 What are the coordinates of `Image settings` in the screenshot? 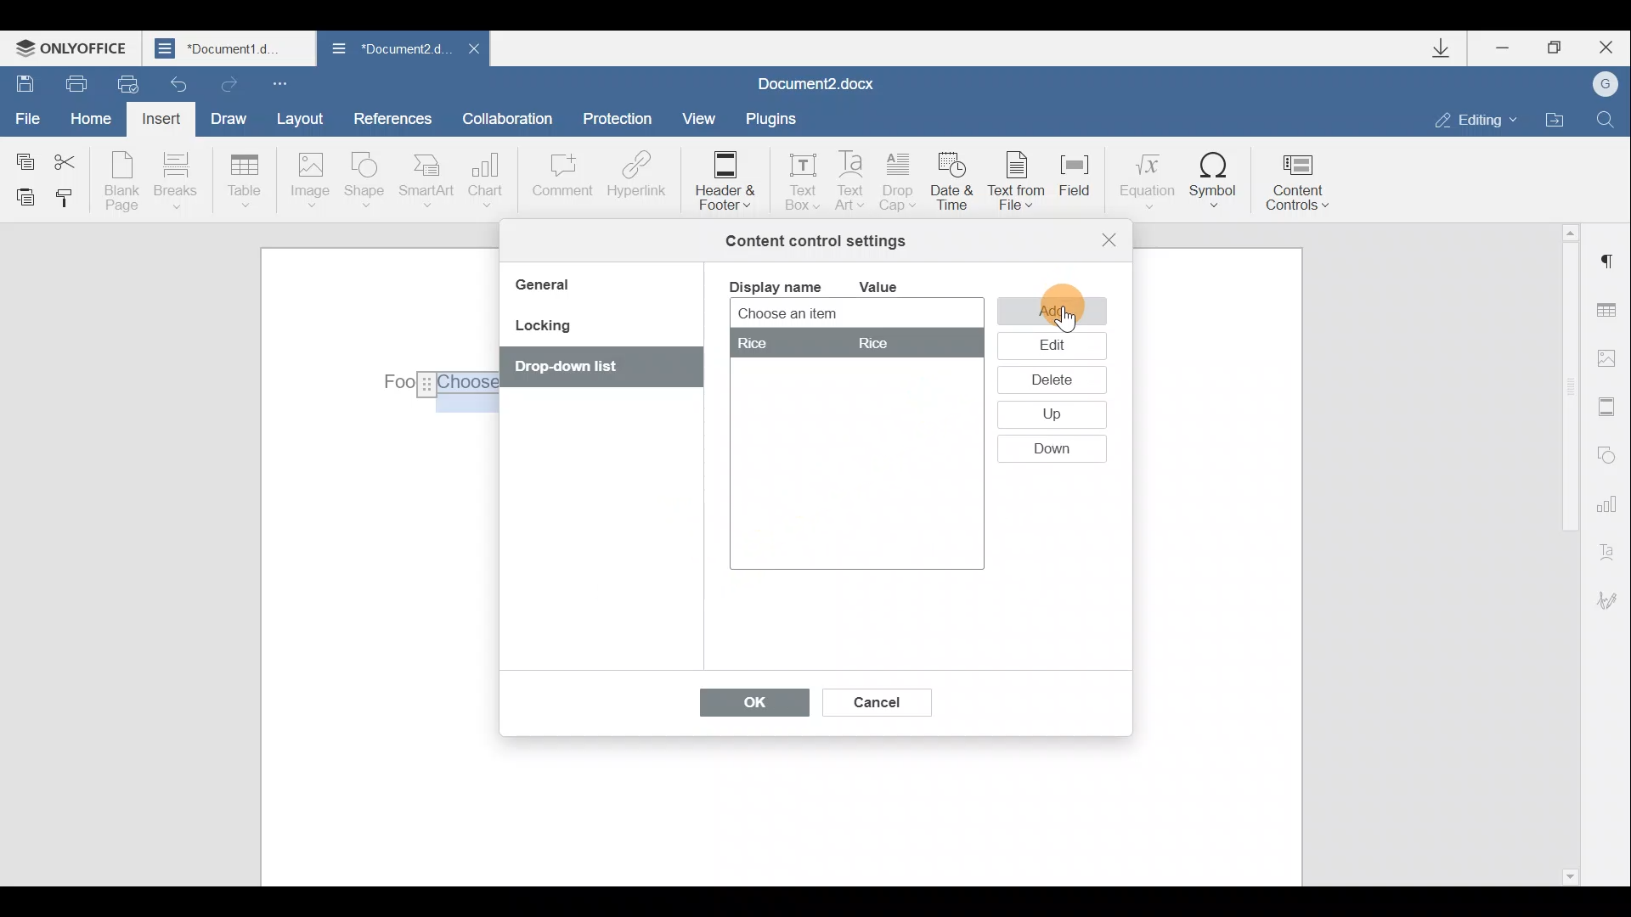 It's located at (1611, 358).